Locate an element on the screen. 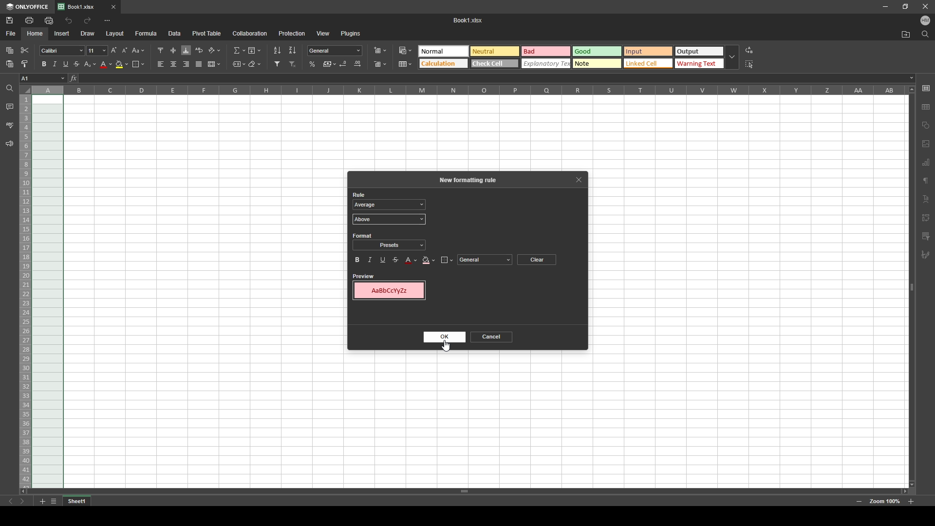 The height and width of the screenshot is (526, 935). find is located at coordinates (925, 35).